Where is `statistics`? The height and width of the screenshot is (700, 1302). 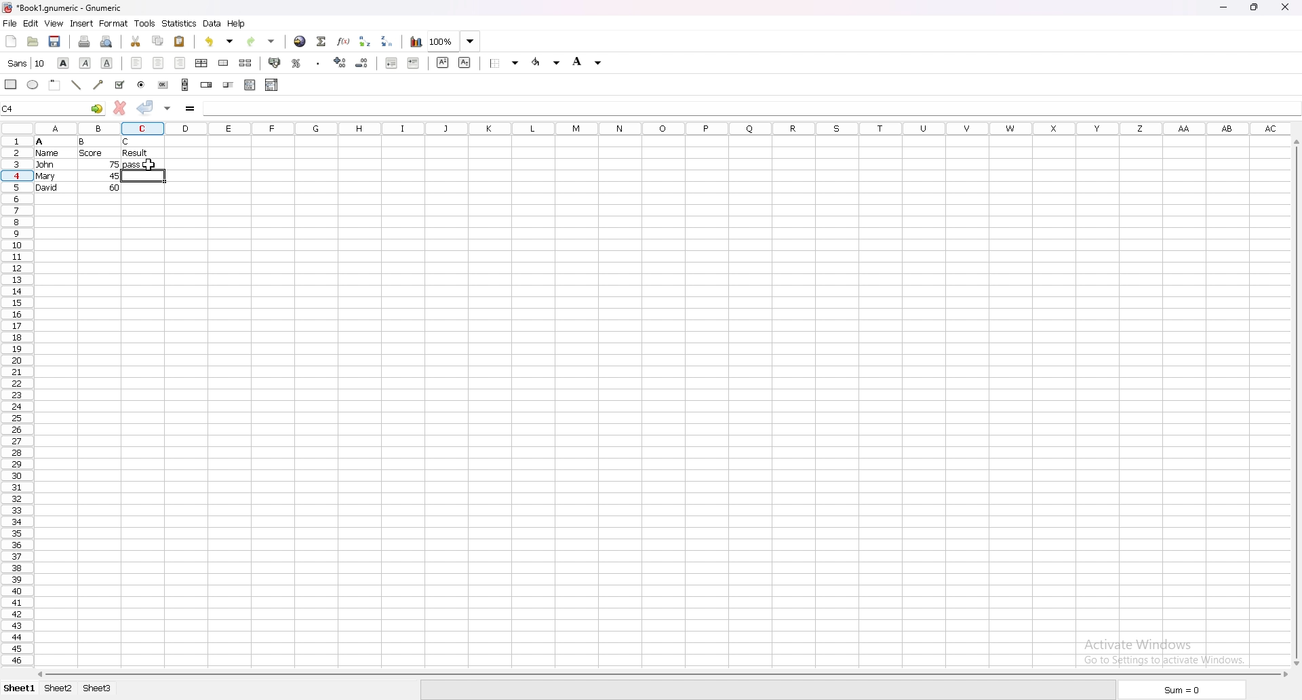 statistics is located at coordinates (179, 23).